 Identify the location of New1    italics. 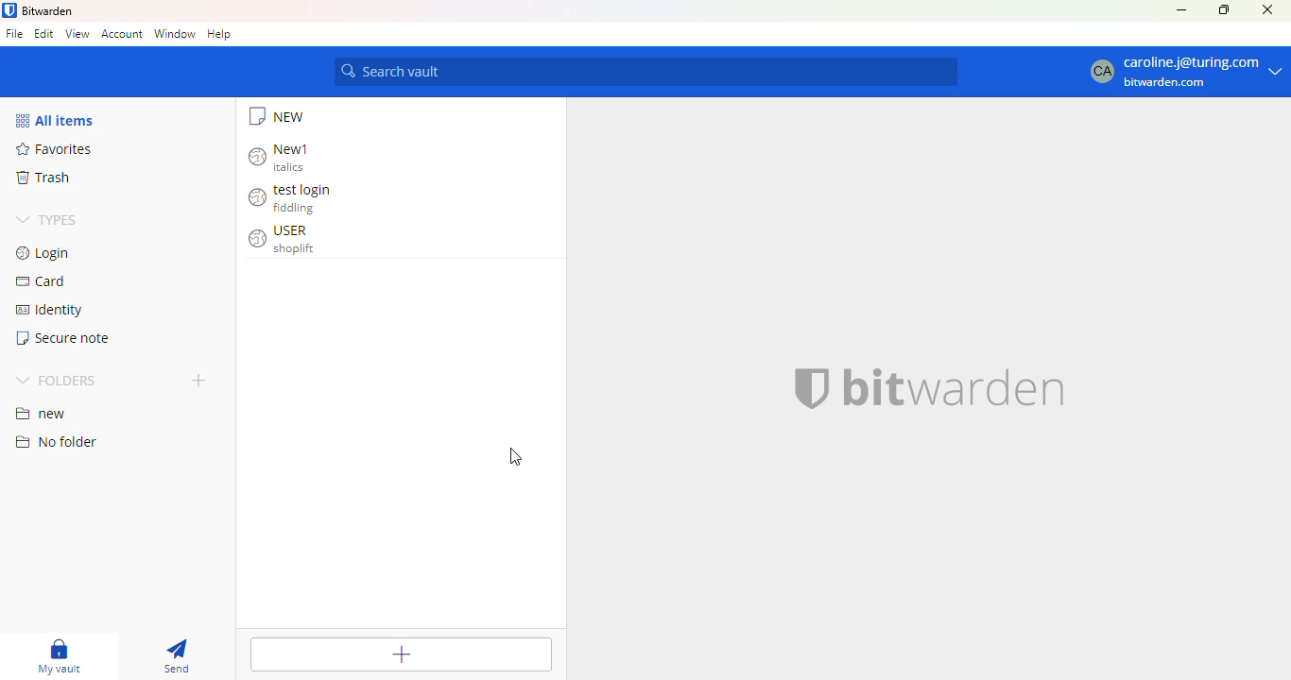
(282, 157).